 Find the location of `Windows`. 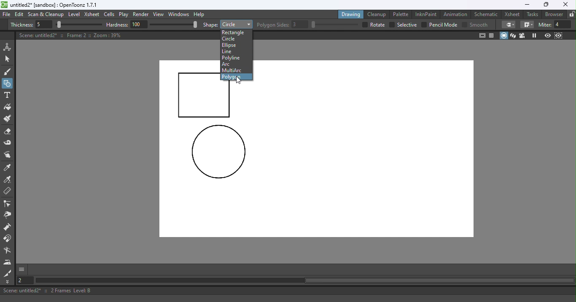

Windows is located at coordinates (179, 15).